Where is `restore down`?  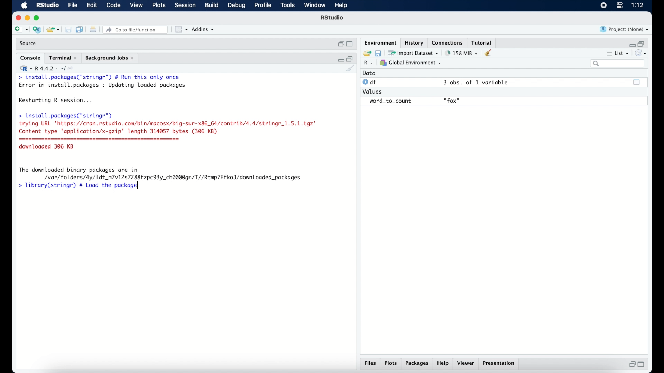
restore down is located at coordinates (642, 43).